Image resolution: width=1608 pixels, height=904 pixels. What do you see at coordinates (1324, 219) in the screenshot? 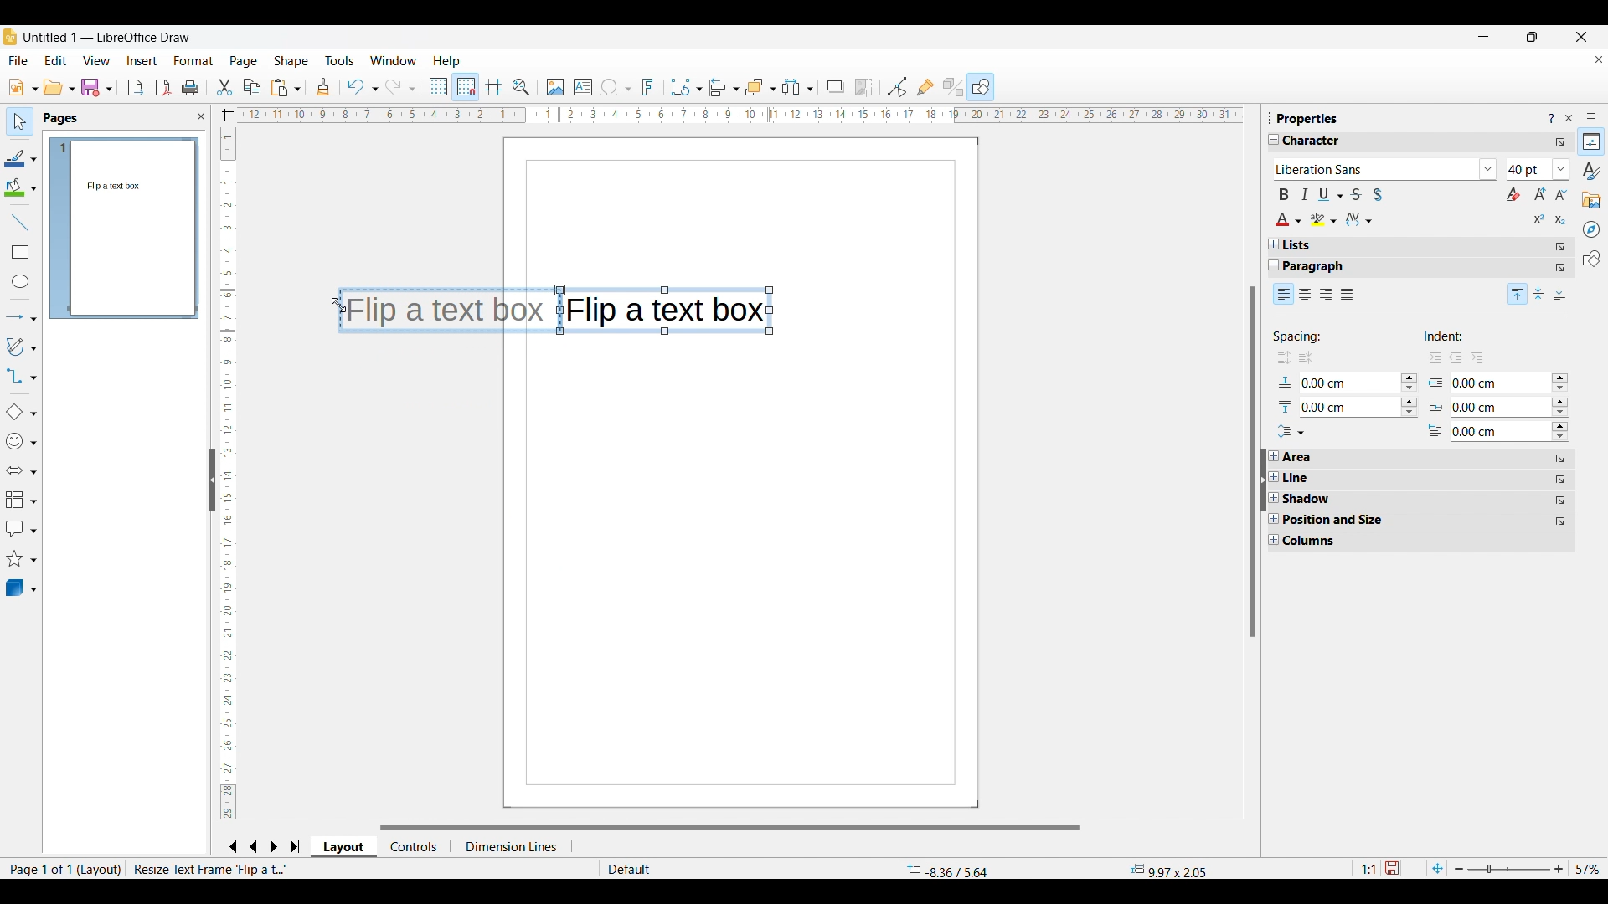
I see `Highlight color options` at bounding box center [1324, 219].